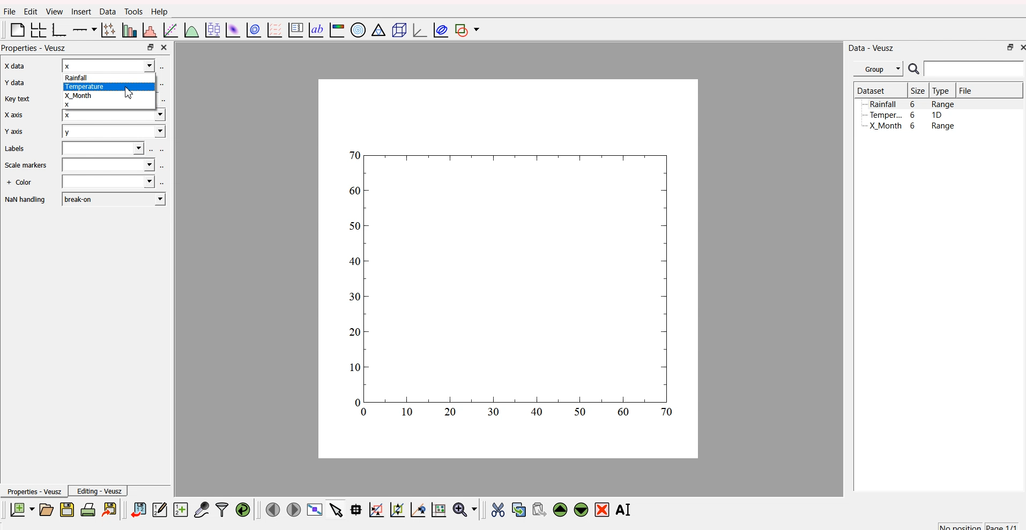  I want to click on move to the next page, so click(295, 510).